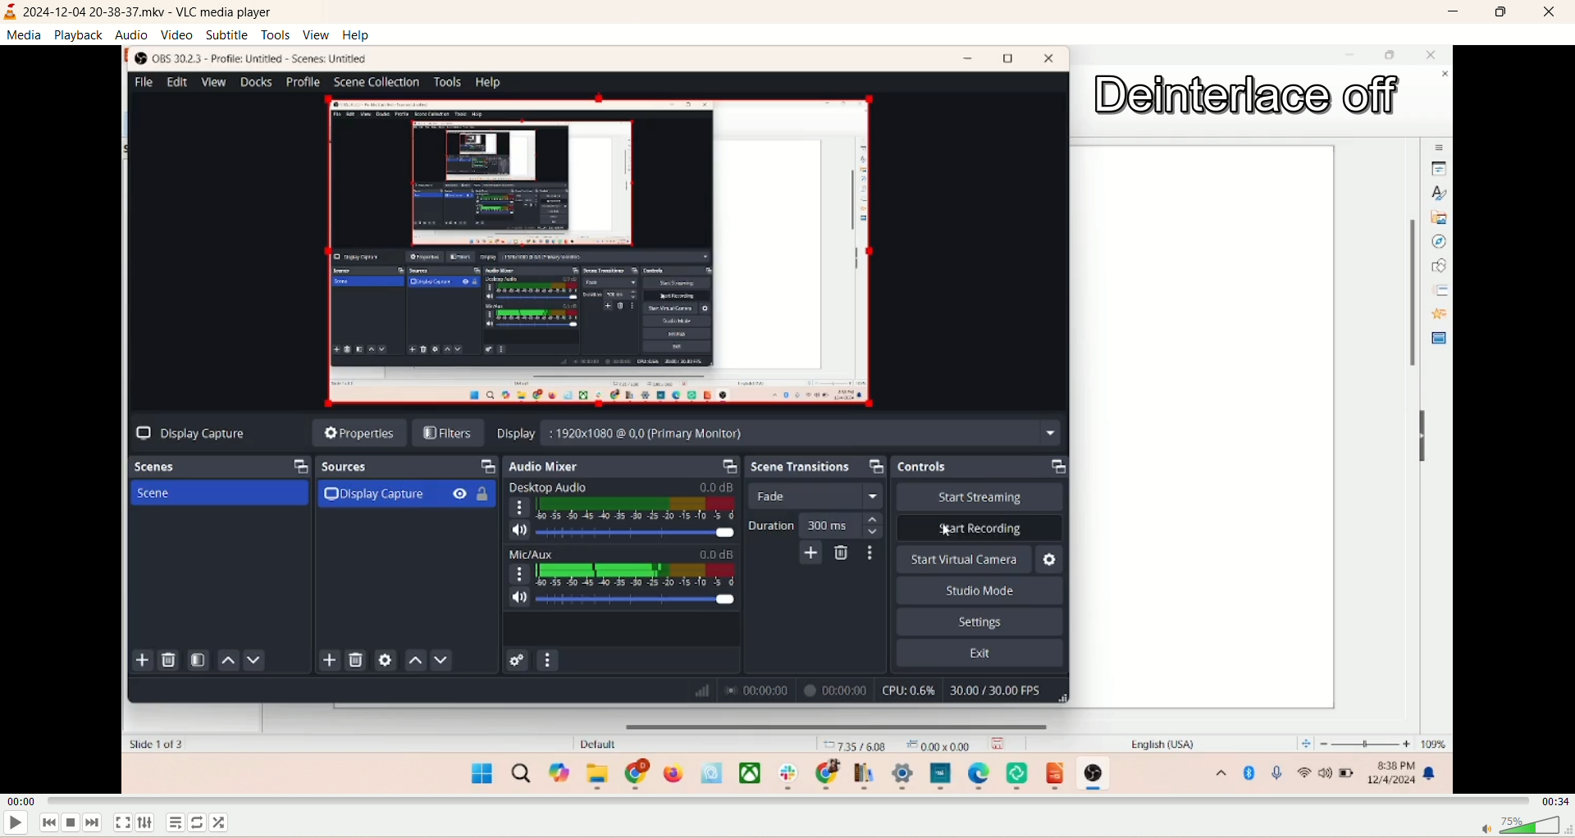  Describe the element at coordinates (10, 11) in the screenshot. I see `logo` at that location.